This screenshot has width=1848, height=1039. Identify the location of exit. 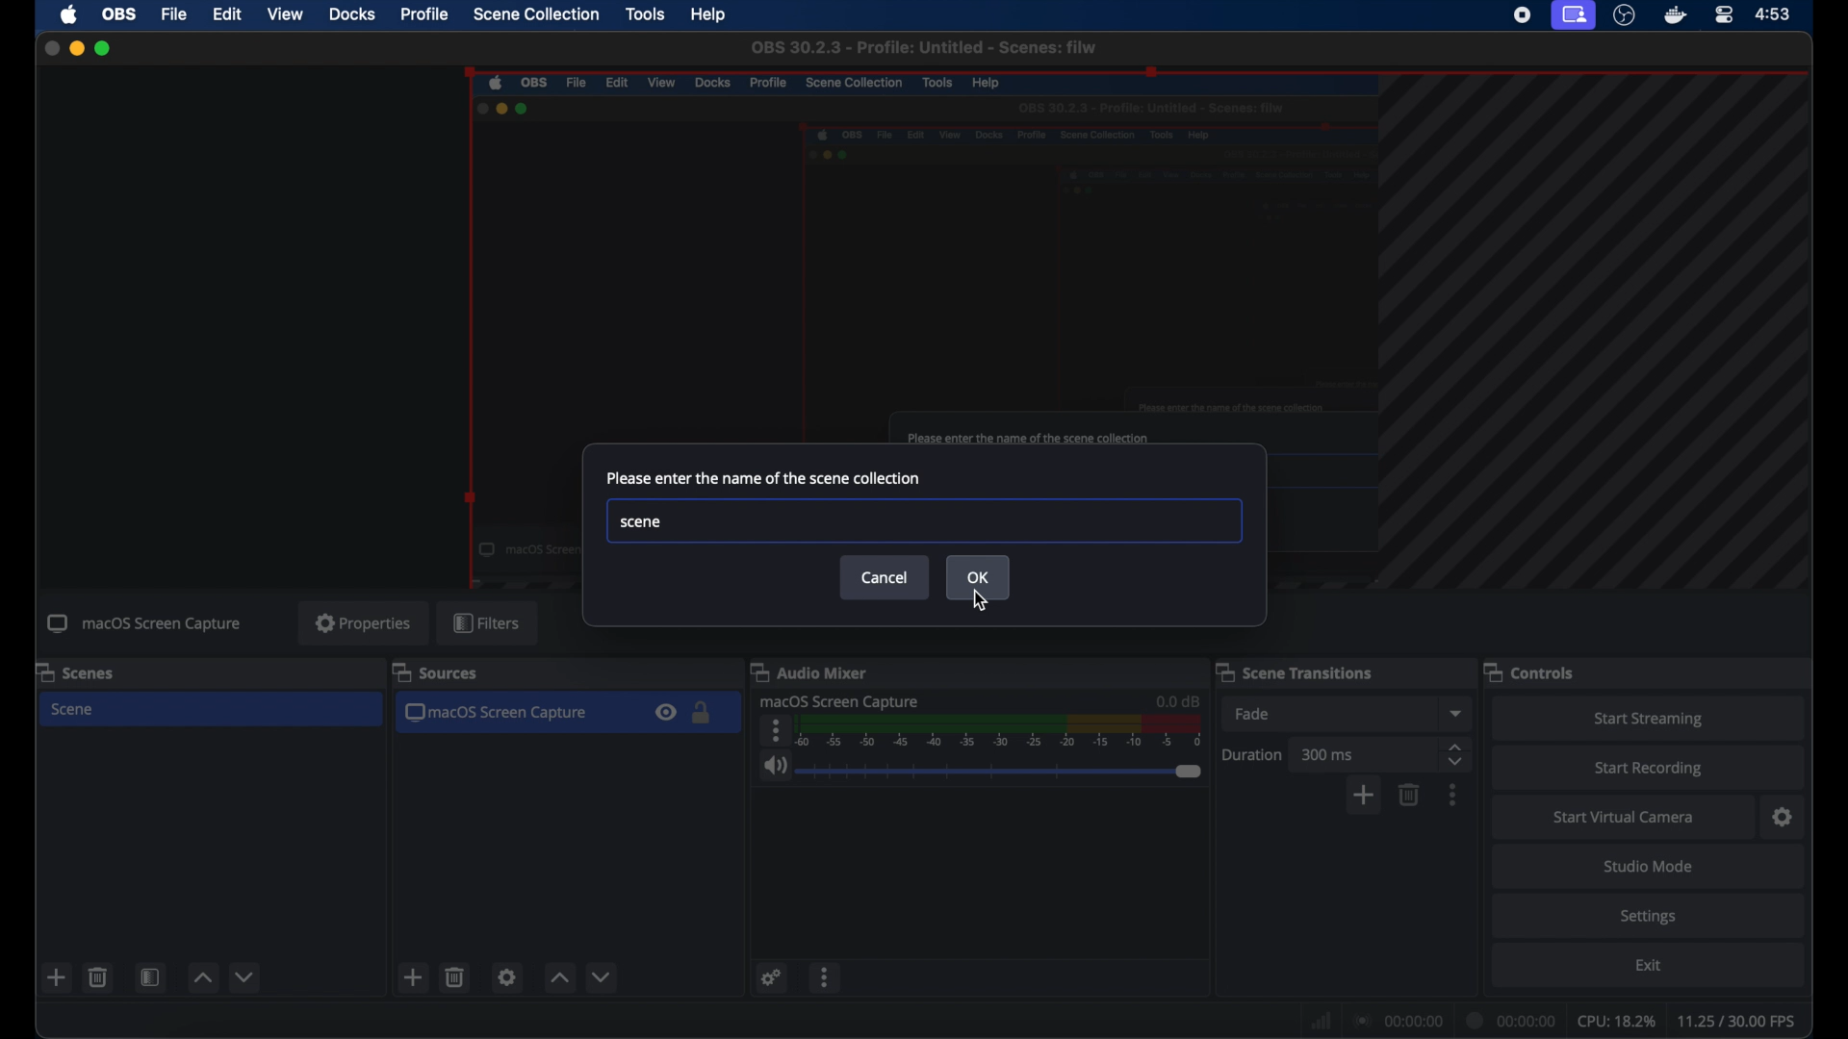
(1649, 969).